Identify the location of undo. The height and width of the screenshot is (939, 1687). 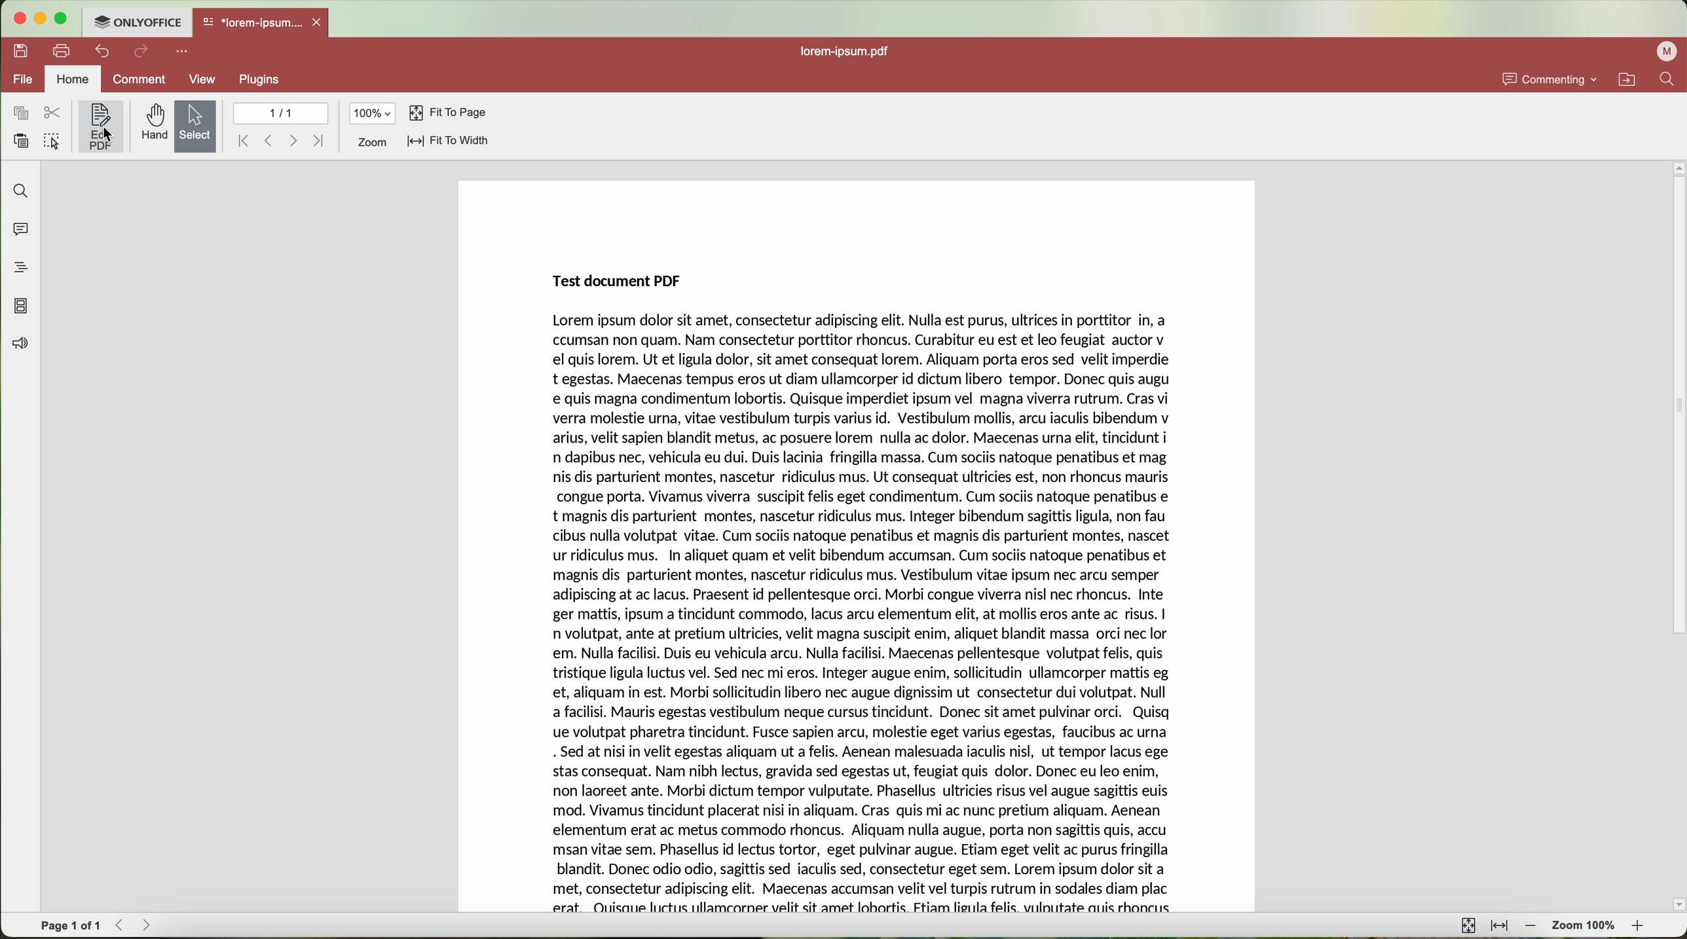
(104, 51).